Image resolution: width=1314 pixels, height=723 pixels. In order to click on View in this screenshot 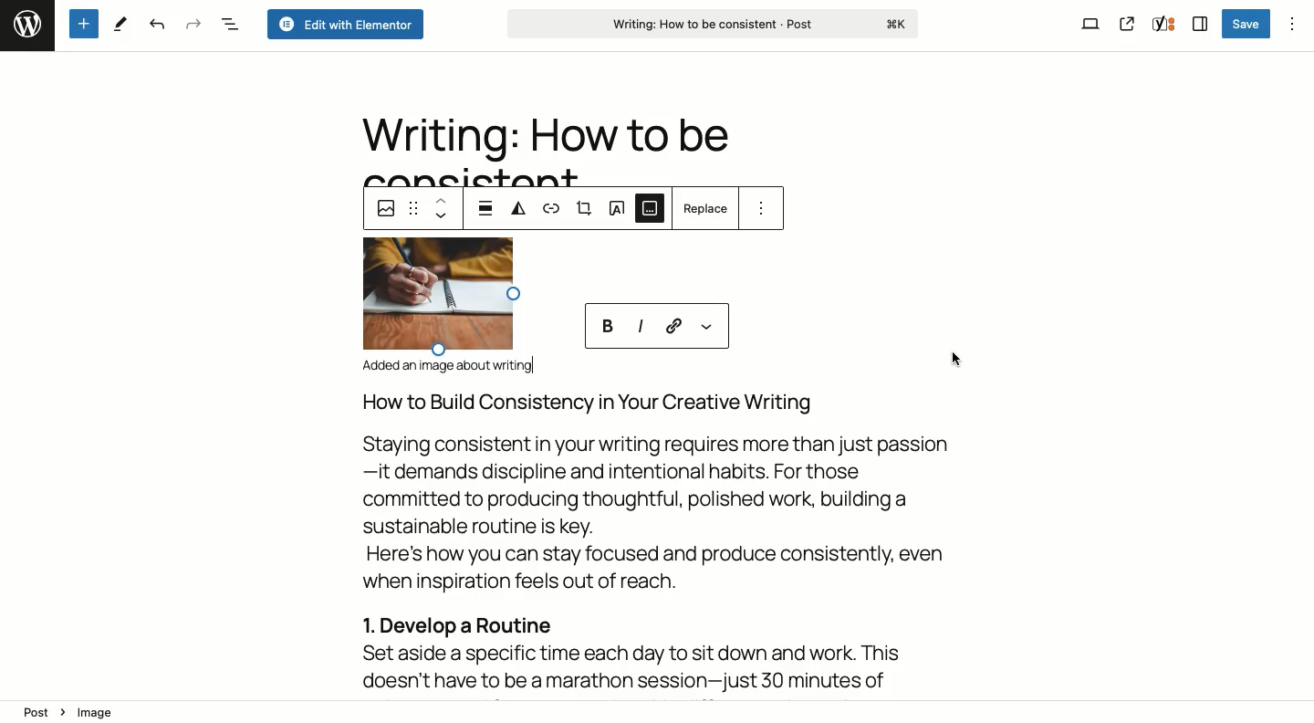, I will do `click(1090, 23)`.